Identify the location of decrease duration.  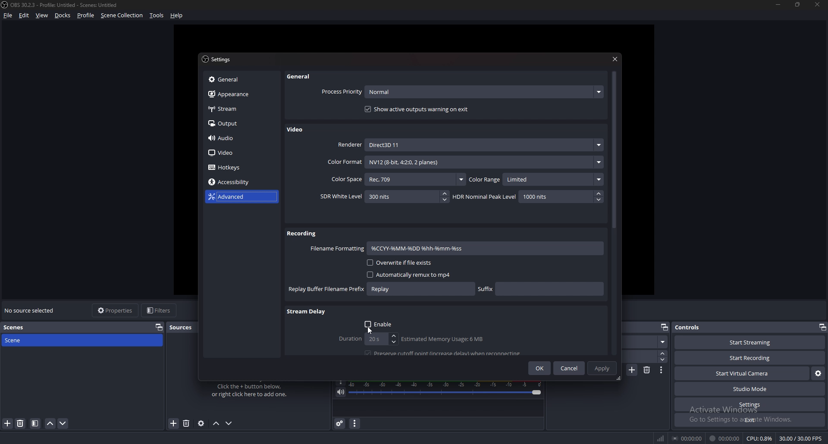
(662, 360).